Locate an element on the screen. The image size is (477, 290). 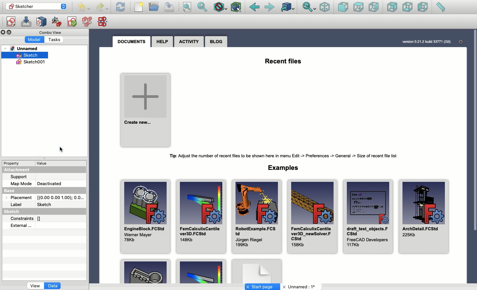
Attachment is located at coordinates (19, 170).